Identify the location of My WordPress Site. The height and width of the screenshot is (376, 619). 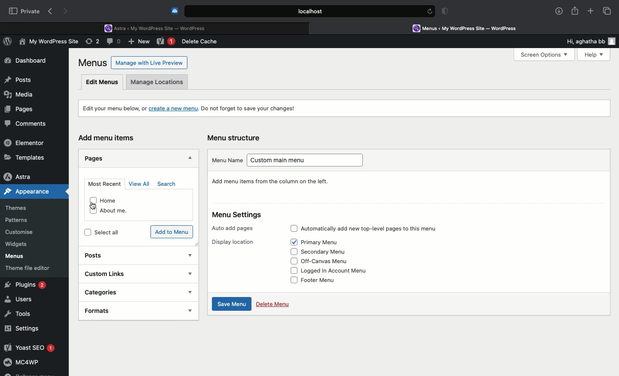
(47, 43).